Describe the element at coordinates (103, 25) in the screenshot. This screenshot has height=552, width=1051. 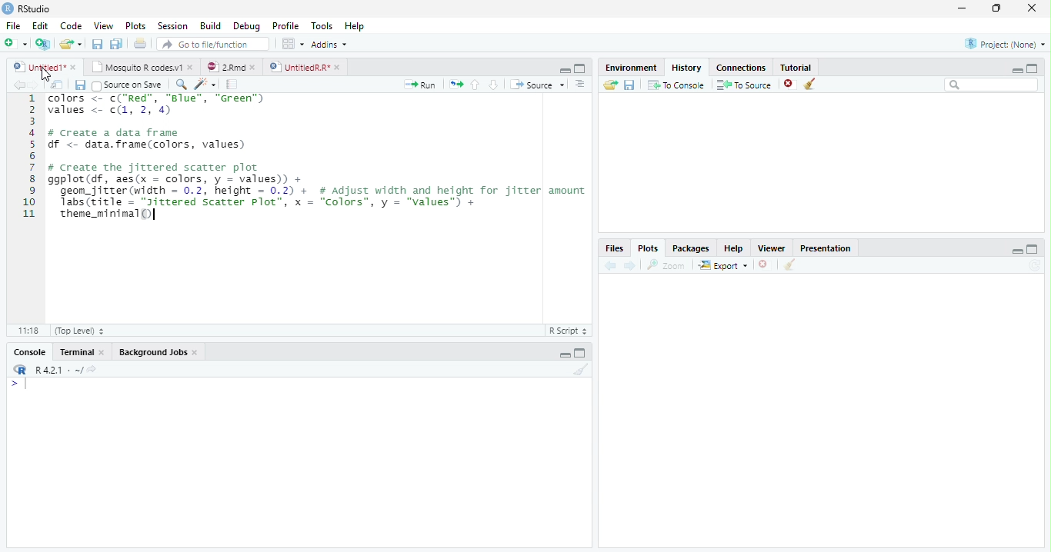
I see `View` at that location.